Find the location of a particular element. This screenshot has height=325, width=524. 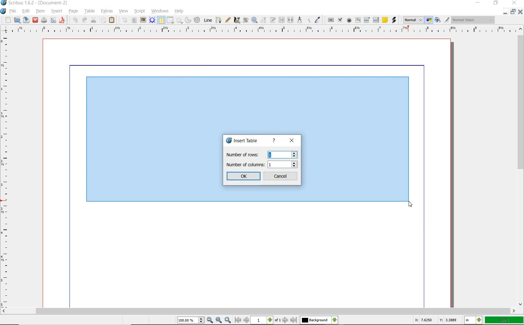

select item is located at coordinates (124, 20).